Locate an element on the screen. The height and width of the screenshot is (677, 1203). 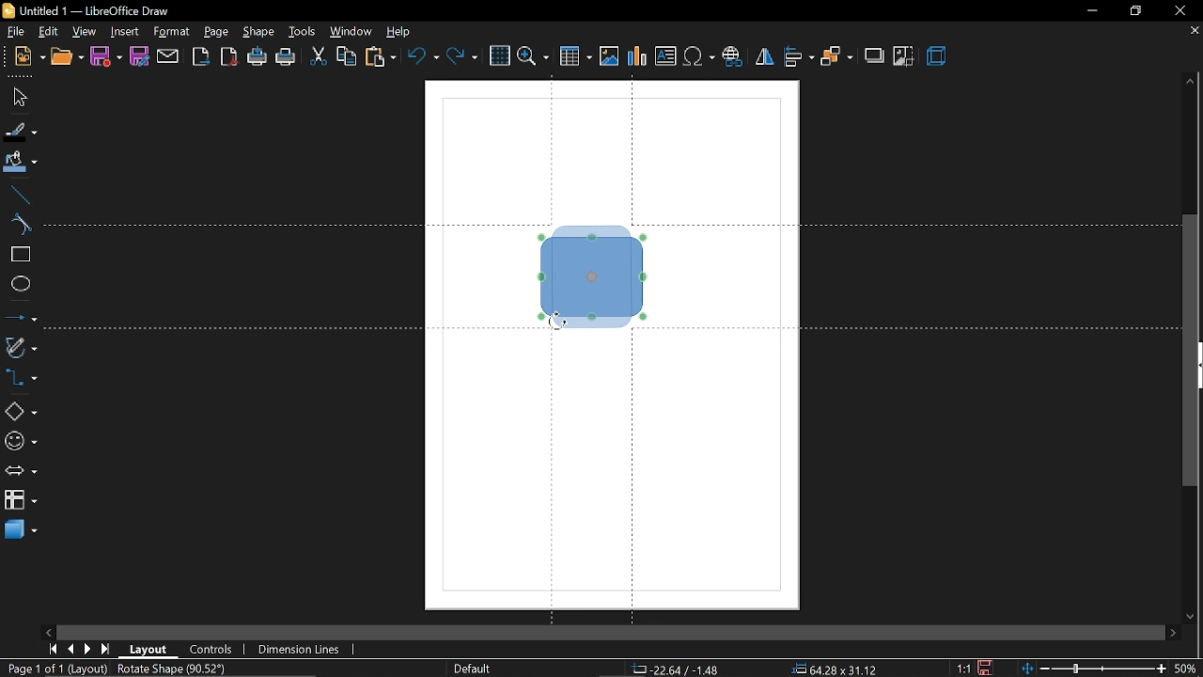
layout is located at coordinates (148, 648).